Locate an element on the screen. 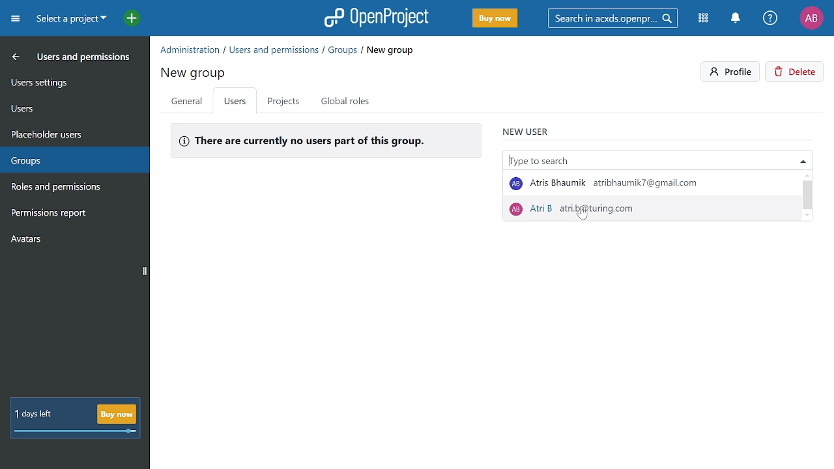  Avatars is located at coordinates (72, 242).